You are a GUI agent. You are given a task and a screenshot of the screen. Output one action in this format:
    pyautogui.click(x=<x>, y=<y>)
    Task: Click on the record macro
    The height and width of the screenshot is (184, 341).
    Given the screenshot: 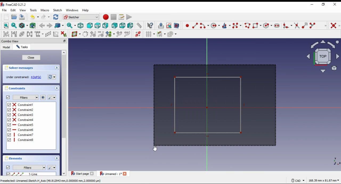 What is the action you would take?
    pyautogui.click(x=105, y=17)
    